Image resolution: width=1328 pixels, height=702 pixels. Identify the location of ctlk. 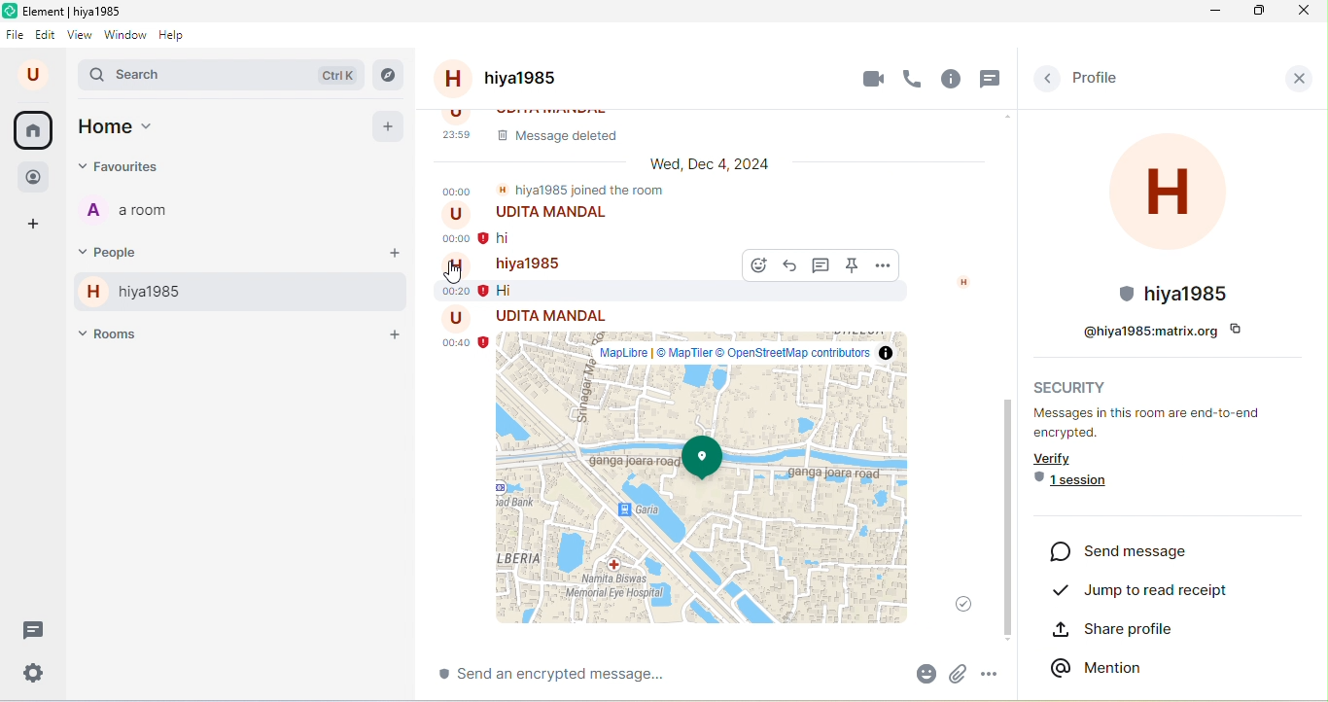
(336, 74).